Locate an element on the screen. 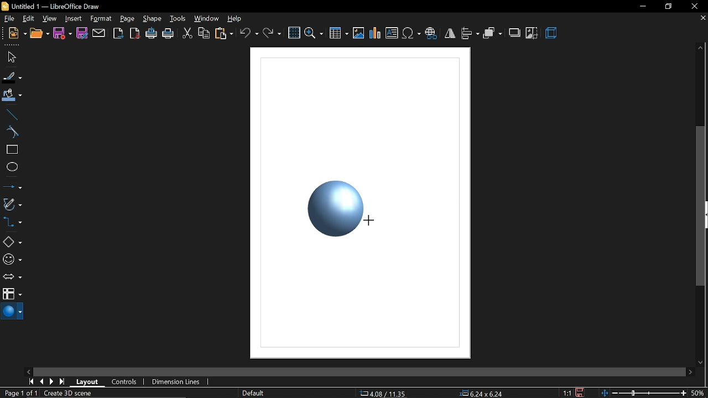  file is located at coordinates (8, 18).